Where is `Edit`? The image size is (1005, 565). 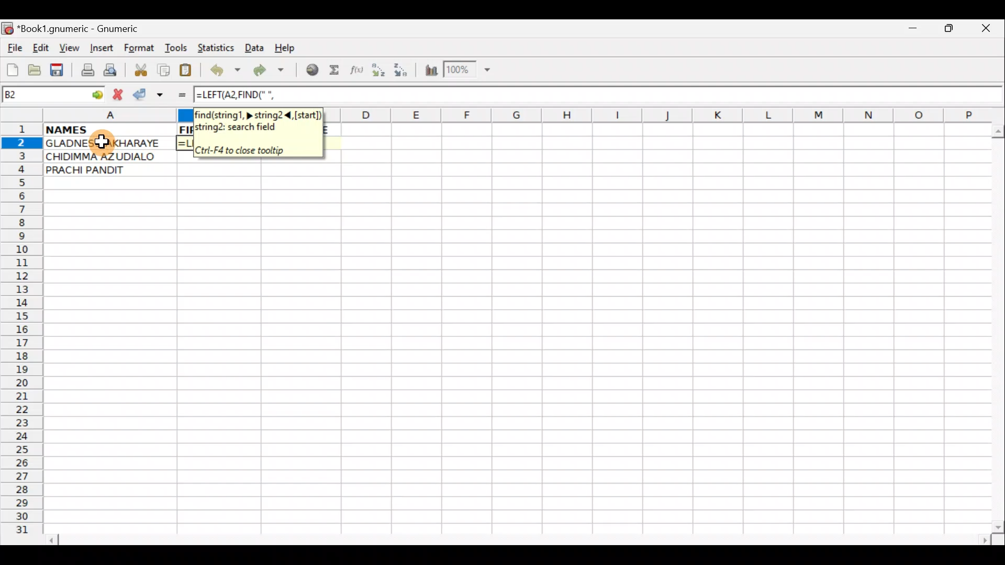 Edit is located at coordinates (40, 48).